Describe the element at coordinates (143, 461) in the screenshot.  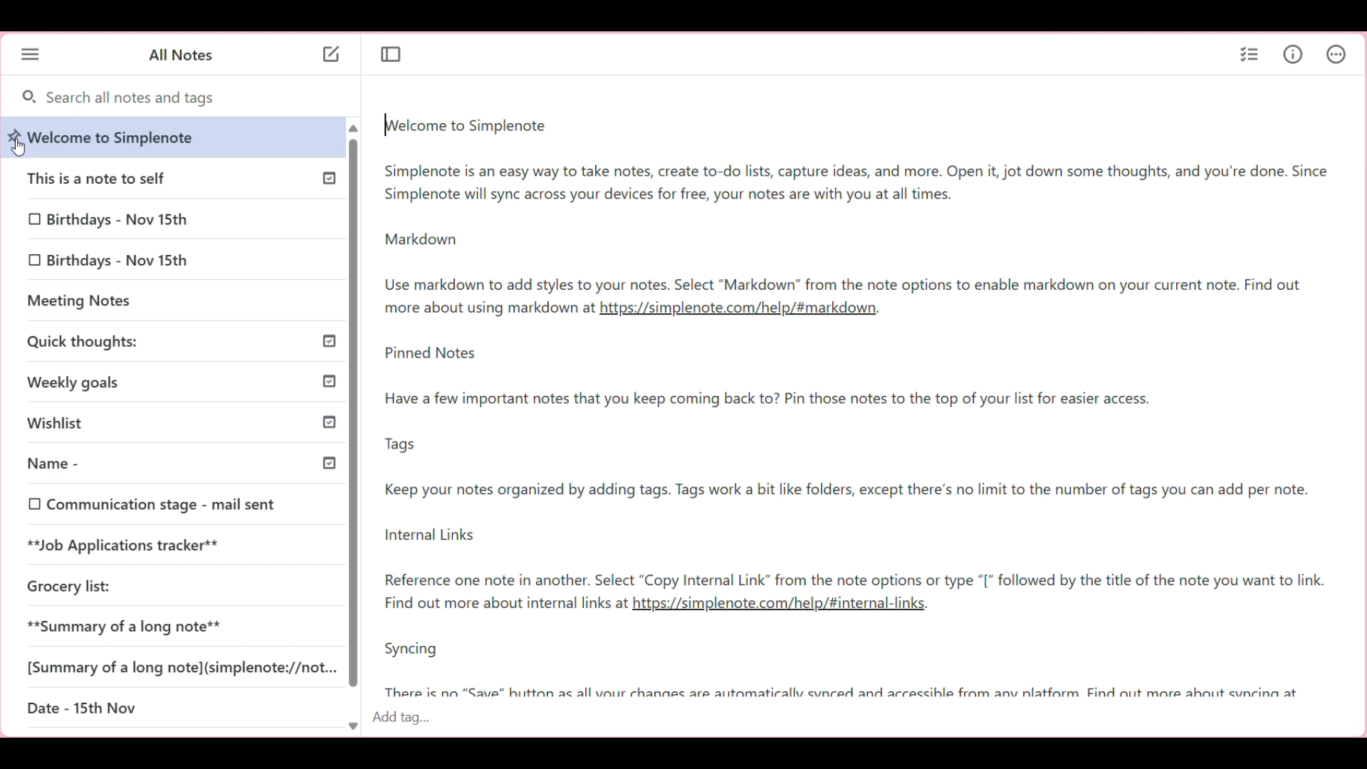
I see `Name -` at that location.